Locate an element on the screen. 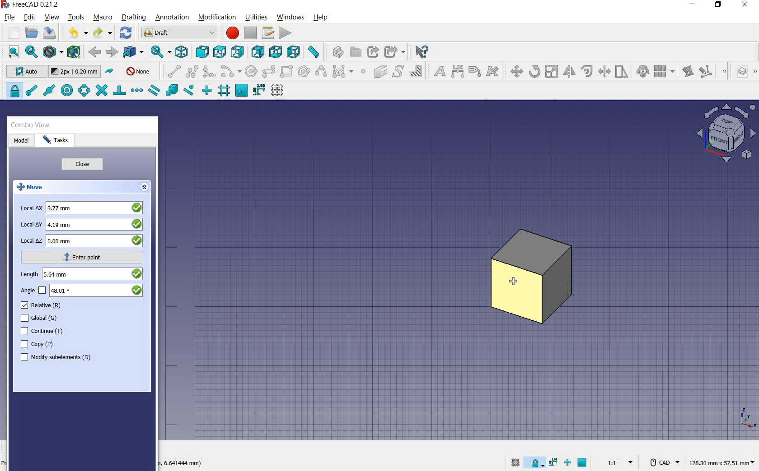 Image resolution: width=759 pixels, height=471 pixels. utilities is located at coordinates (258, 17).